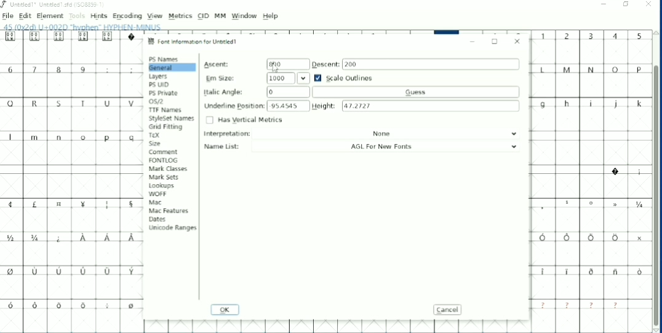  I want to click on Title , so click(55, 5).